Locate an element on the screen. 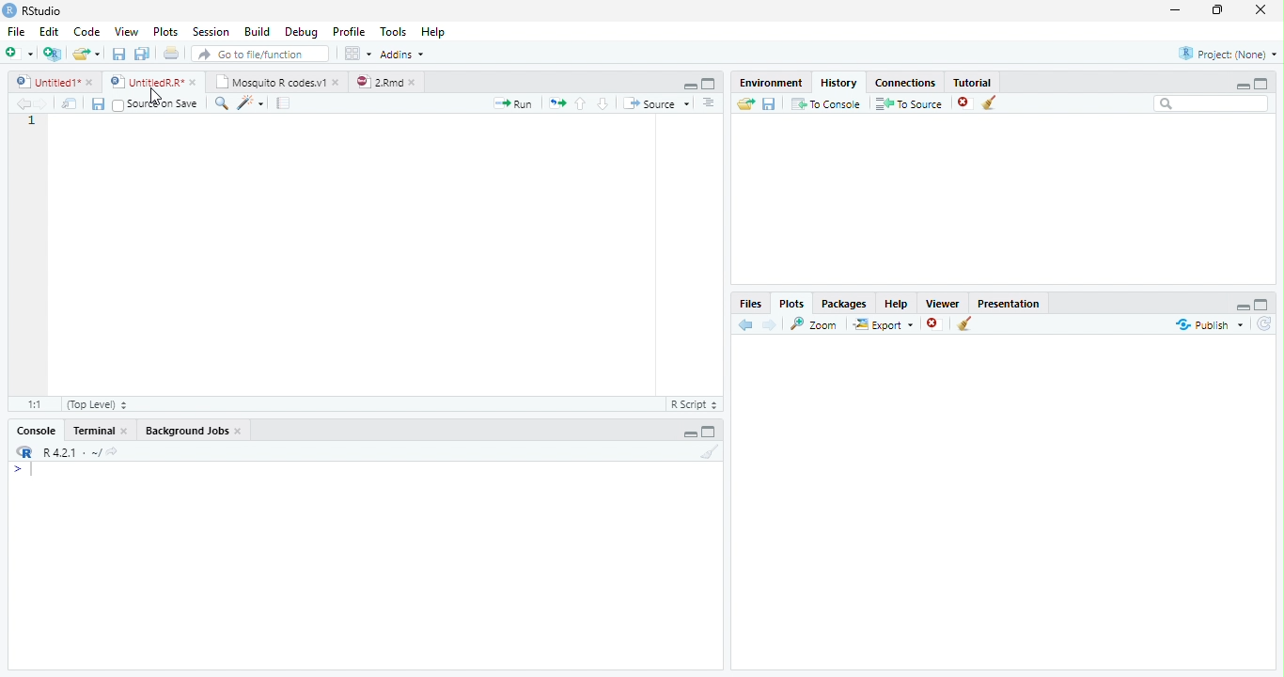 This screenshot has height=677, width=1284. Open an existing file is located at coordinates (86, 54).